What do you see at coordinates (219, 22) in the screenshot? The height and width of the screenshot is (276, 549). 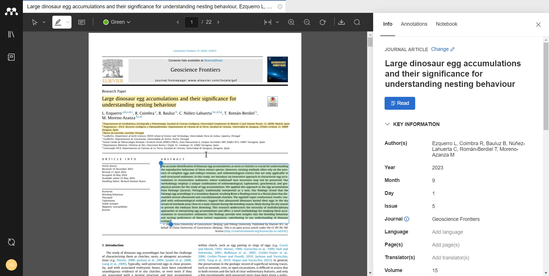 I see `next page` at bounding box center [219, 22].